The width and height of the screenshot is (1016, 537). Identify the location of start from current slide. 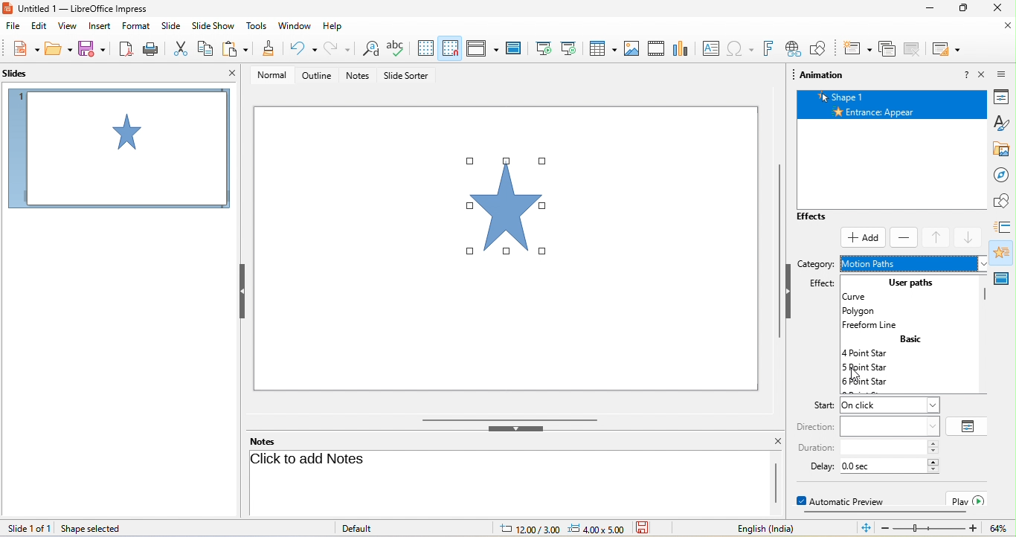
(569, 48).